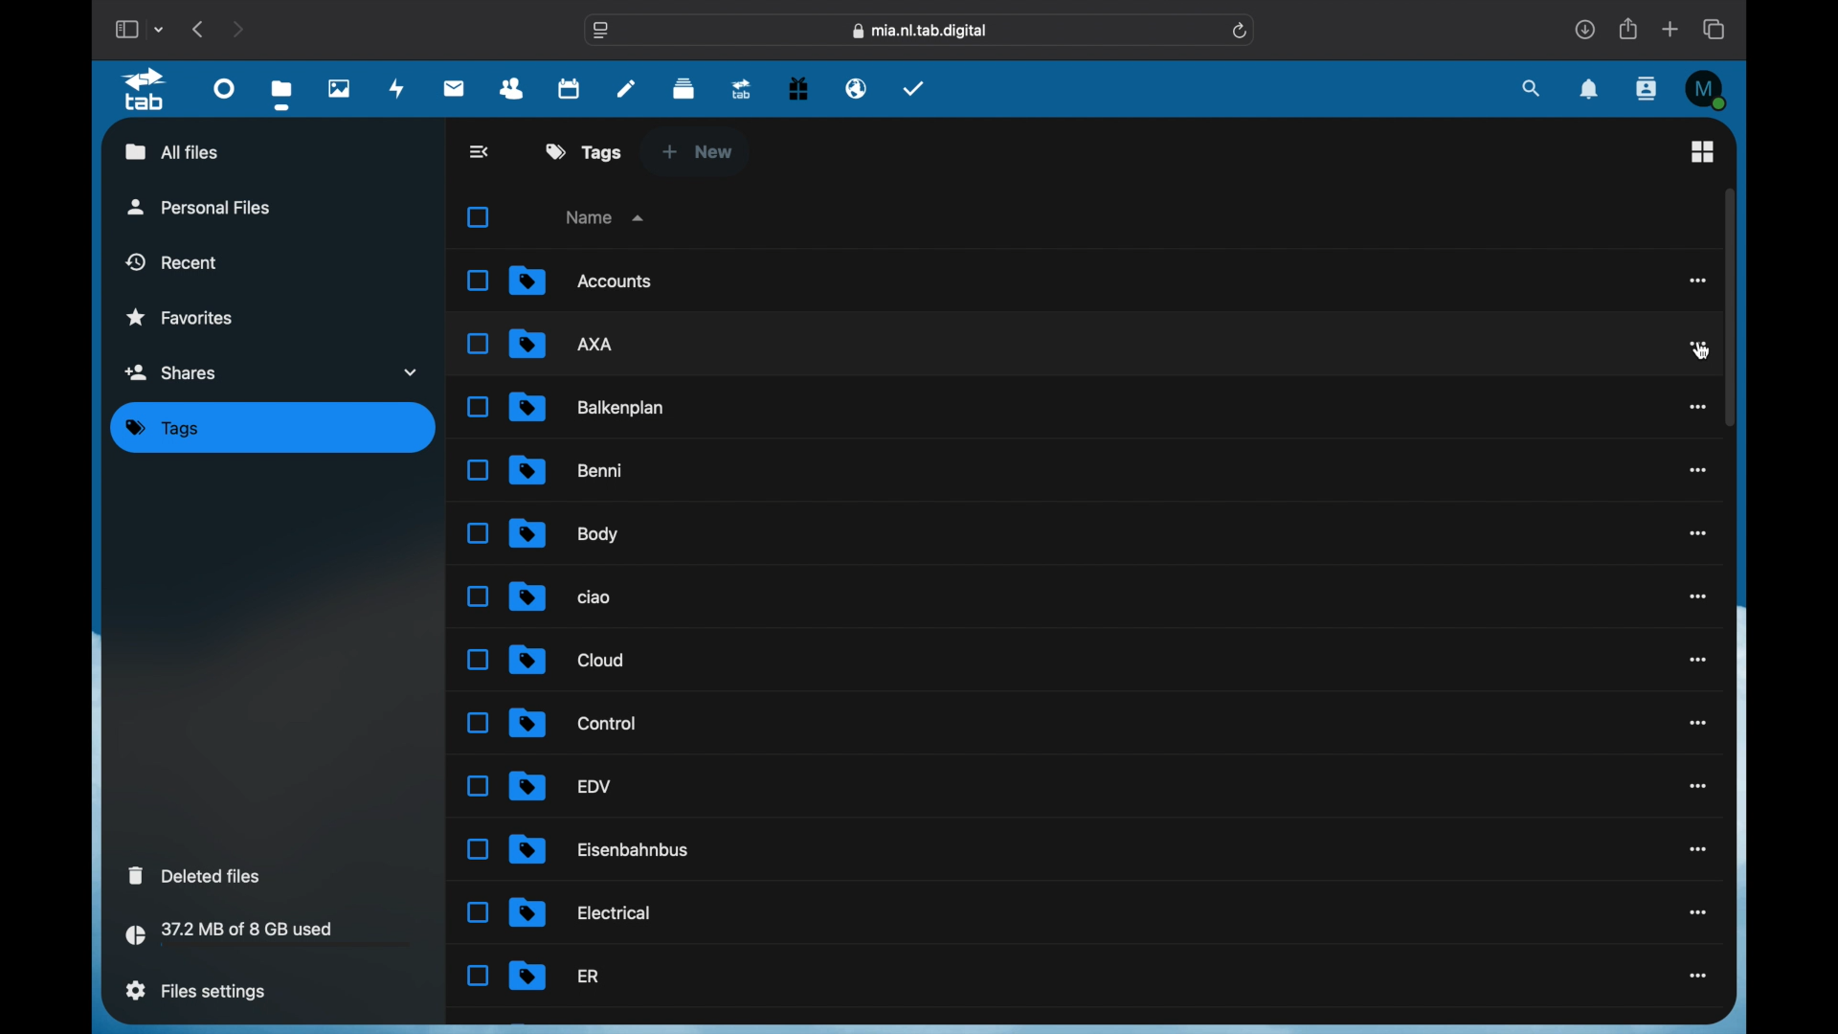  What do you see at coordinates (224, 87) in the screenshot?
I see `dashboard` at bounding box center [224, 87].